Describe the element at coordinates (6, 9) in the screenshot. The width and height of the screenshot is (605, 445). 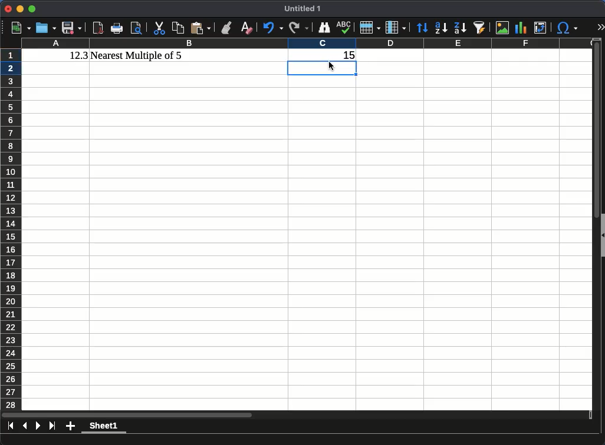
I see `close` at that location.